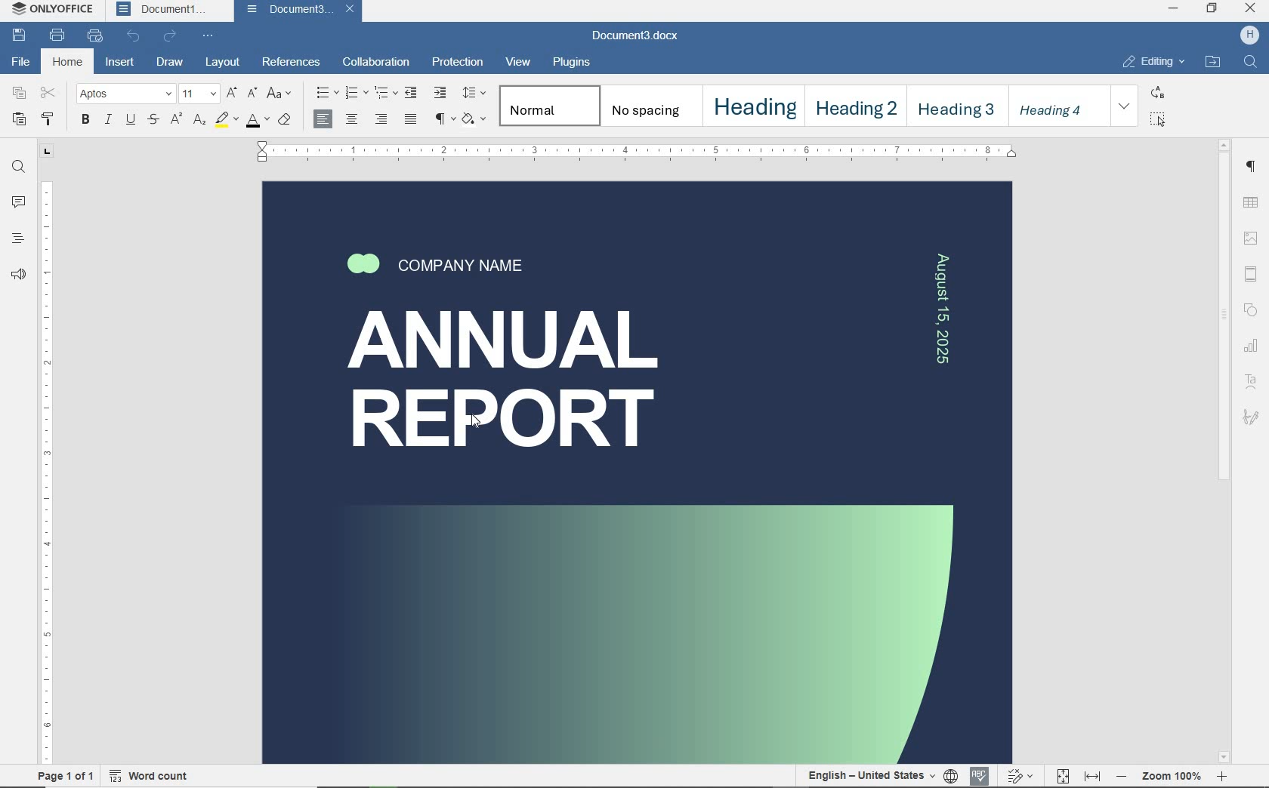 The width and height of the screenshot is (1269, 788). What do you see at coordinates (176, 119) in the screenshot?
I see `superscript` at bounding box center [176, 119].